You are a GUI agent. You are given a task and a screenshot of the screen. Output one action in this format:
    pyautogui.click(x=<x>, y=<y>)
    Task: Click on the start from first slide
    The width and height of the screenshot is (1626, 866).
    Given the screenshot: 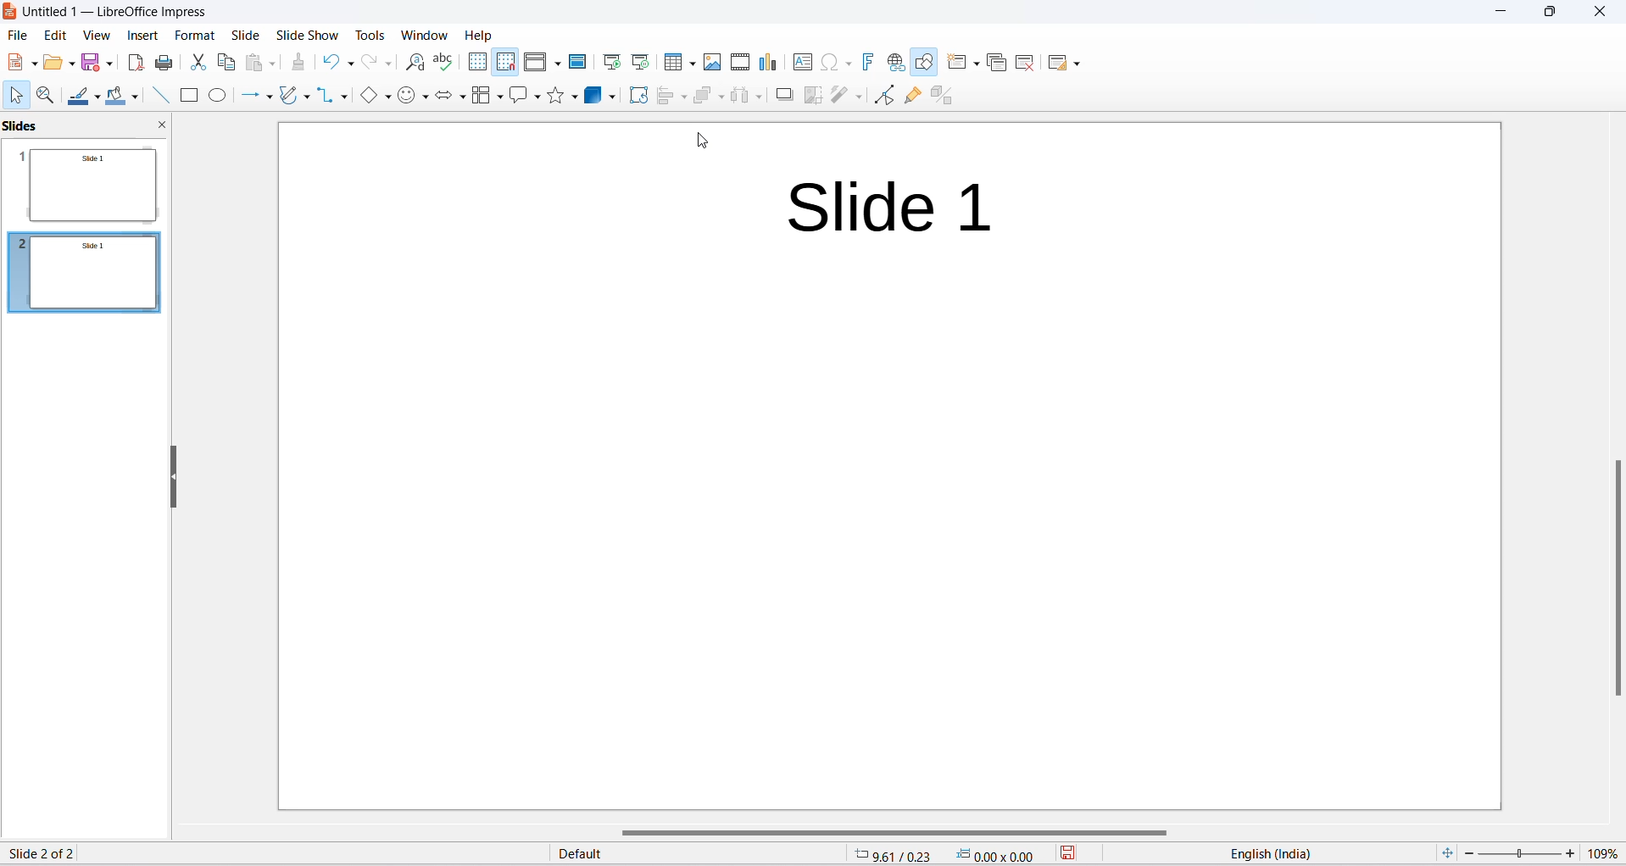 What is the action you would take?
    pyautogui.click(x=610, y=61)
    